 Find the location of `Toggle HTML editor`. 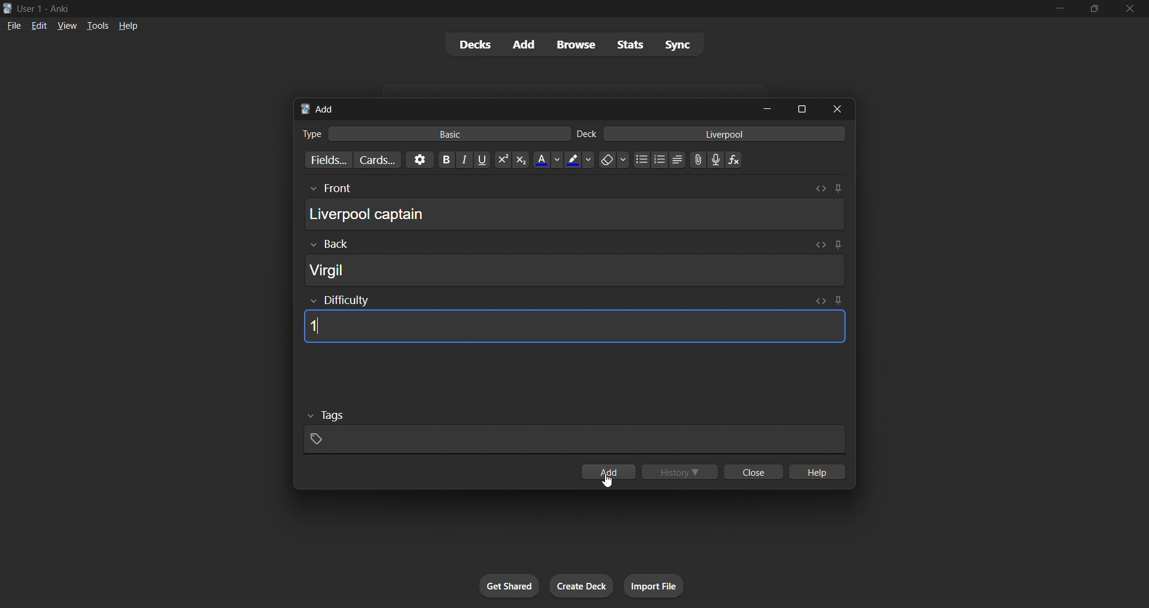

Toggle HTML editor is located at coordinates (821, 301).